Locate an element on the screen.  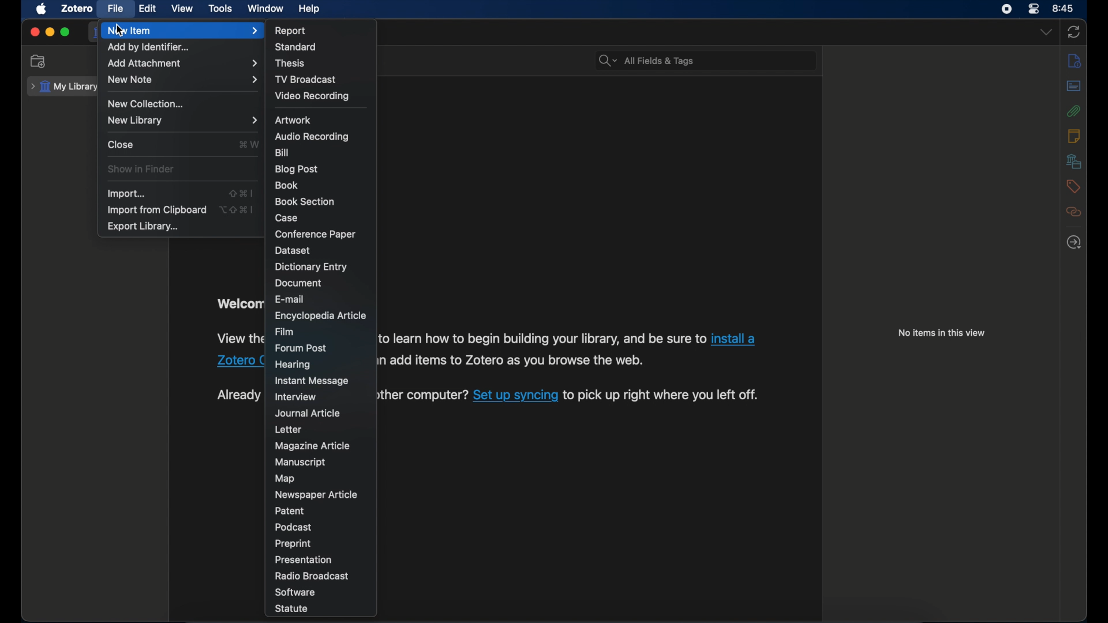
tv broadcast is located at coordinates (306, 79).